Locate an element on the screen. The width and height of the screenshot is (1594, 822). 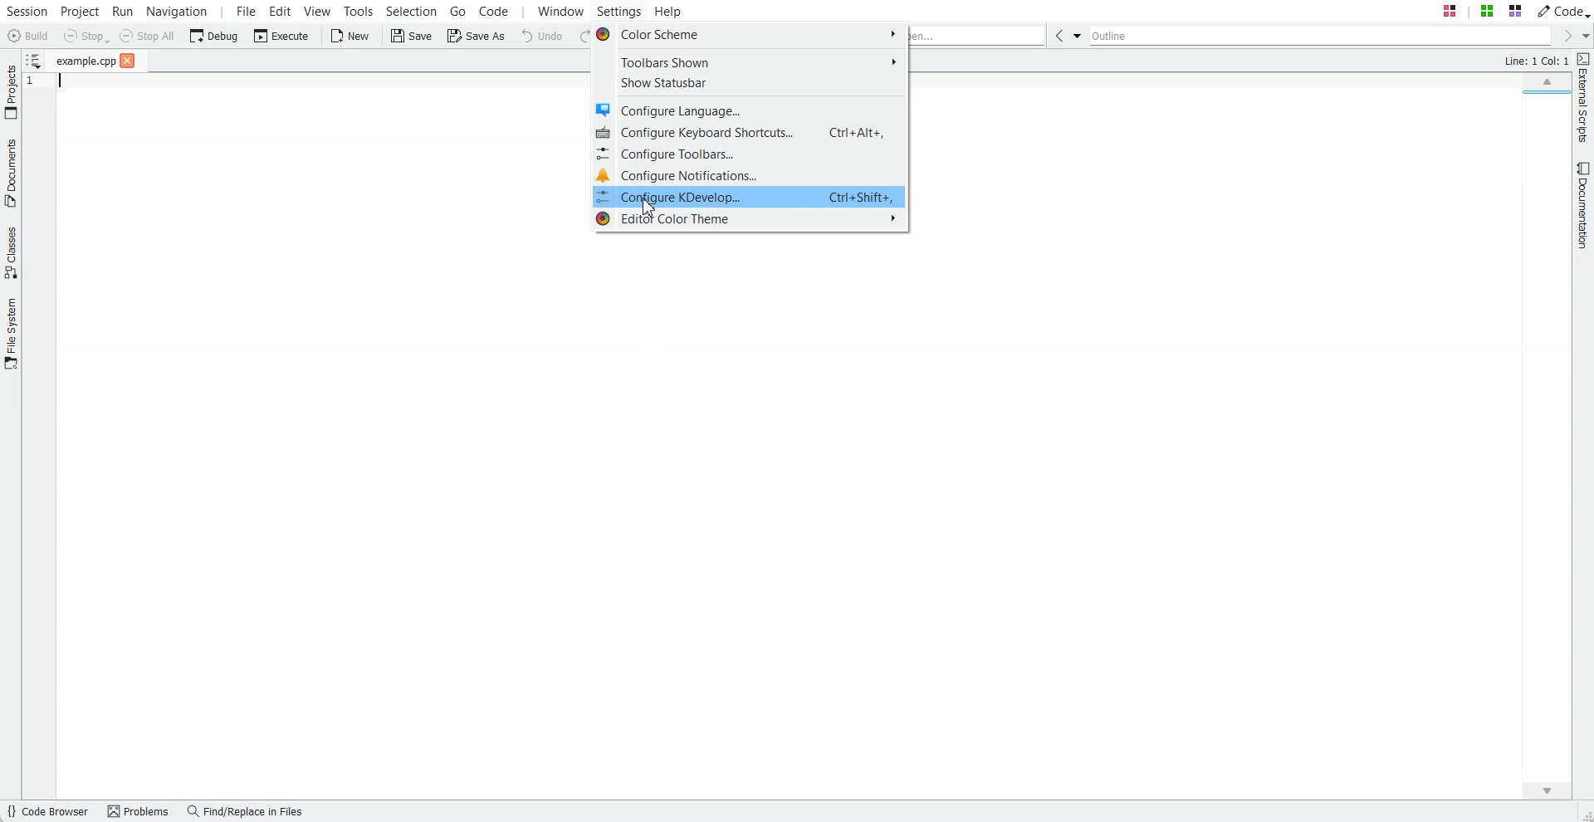
Save is located at coordinates (412, 37).